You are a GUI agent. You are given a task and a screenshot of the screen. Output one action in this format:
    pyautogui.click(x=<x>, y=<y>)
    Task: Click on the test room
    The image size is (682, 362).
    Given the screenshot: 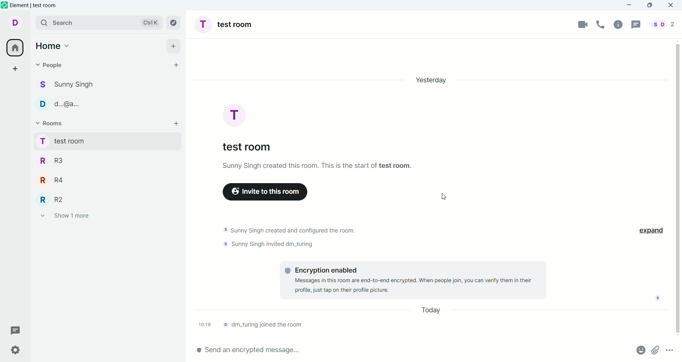 What is the action you would take?
    pyautogui.click(x=245, y=148)
    